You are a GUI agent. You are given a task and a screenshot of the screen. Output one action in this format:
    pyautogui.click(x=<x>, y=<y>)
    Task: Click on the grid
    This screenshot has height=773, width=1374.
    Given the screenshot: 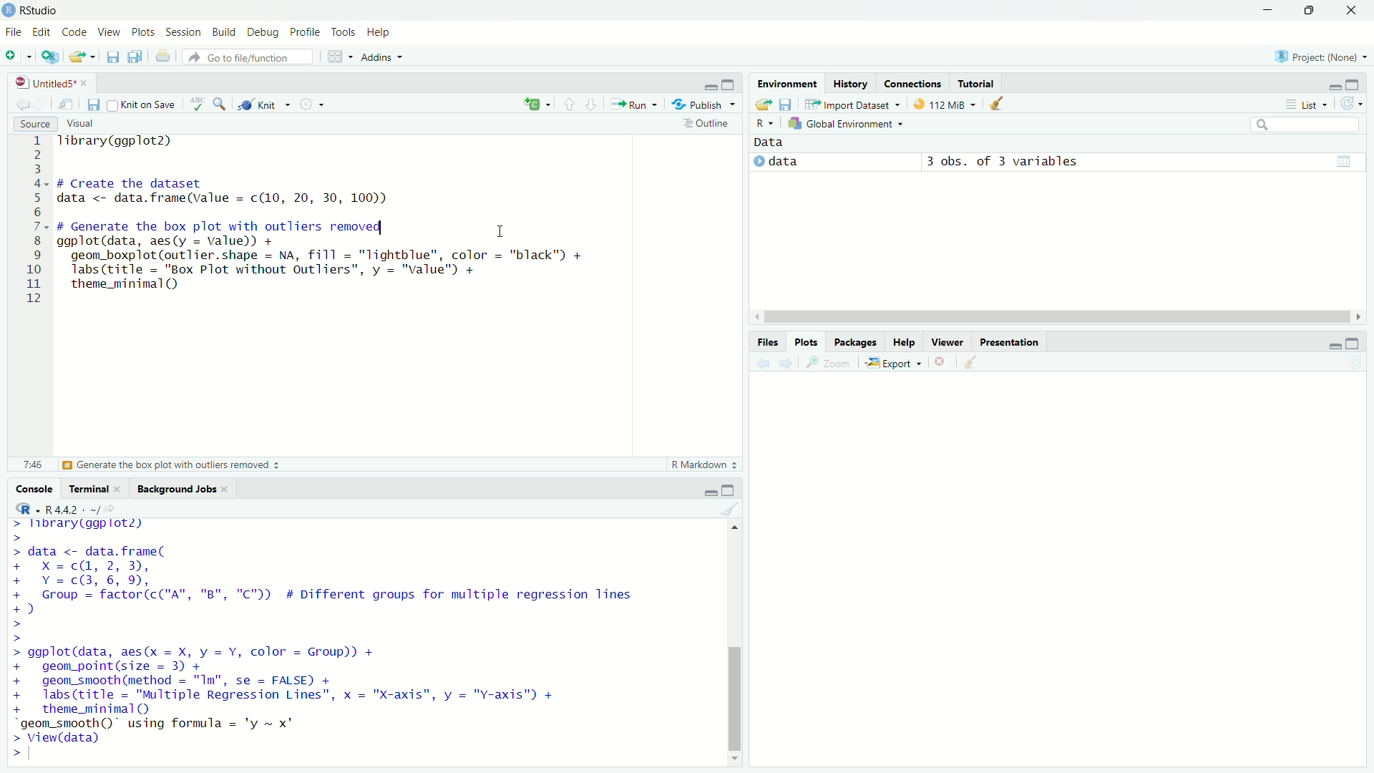 What is the action you would take?
    pyautogui.click(x=334, y=61)
    